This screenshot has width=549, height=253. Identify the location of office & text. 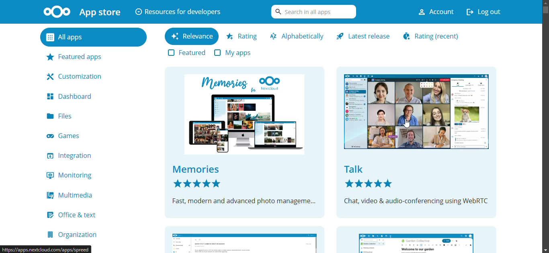
(76, 215).